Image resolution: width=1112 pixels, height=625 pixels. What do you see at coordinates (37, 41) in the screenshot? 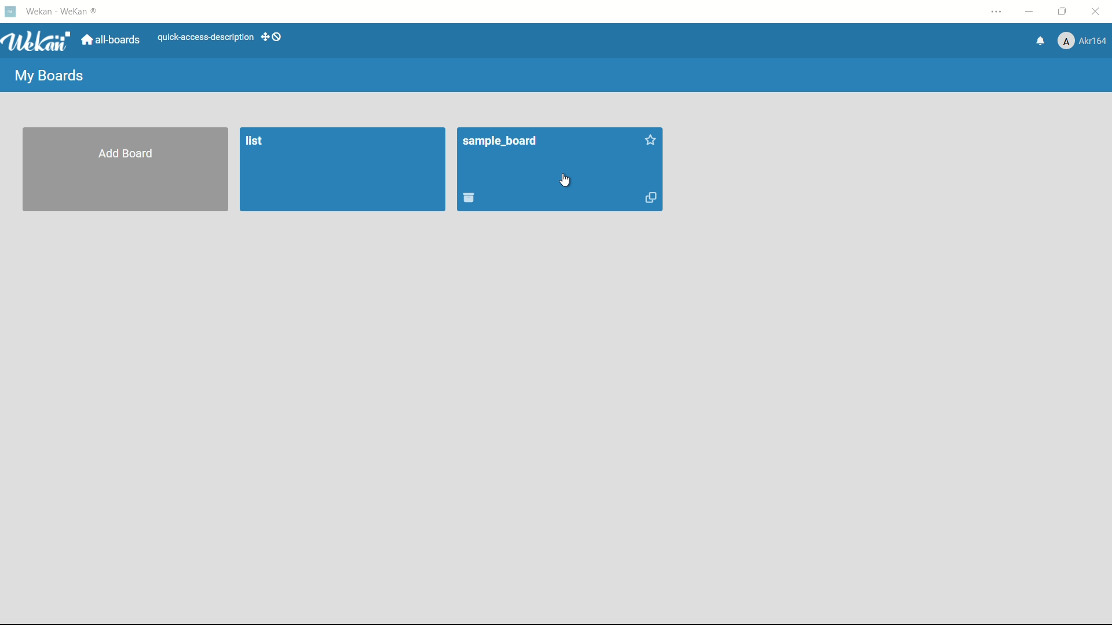
I see `app logo` at bounding box center [37, 41].